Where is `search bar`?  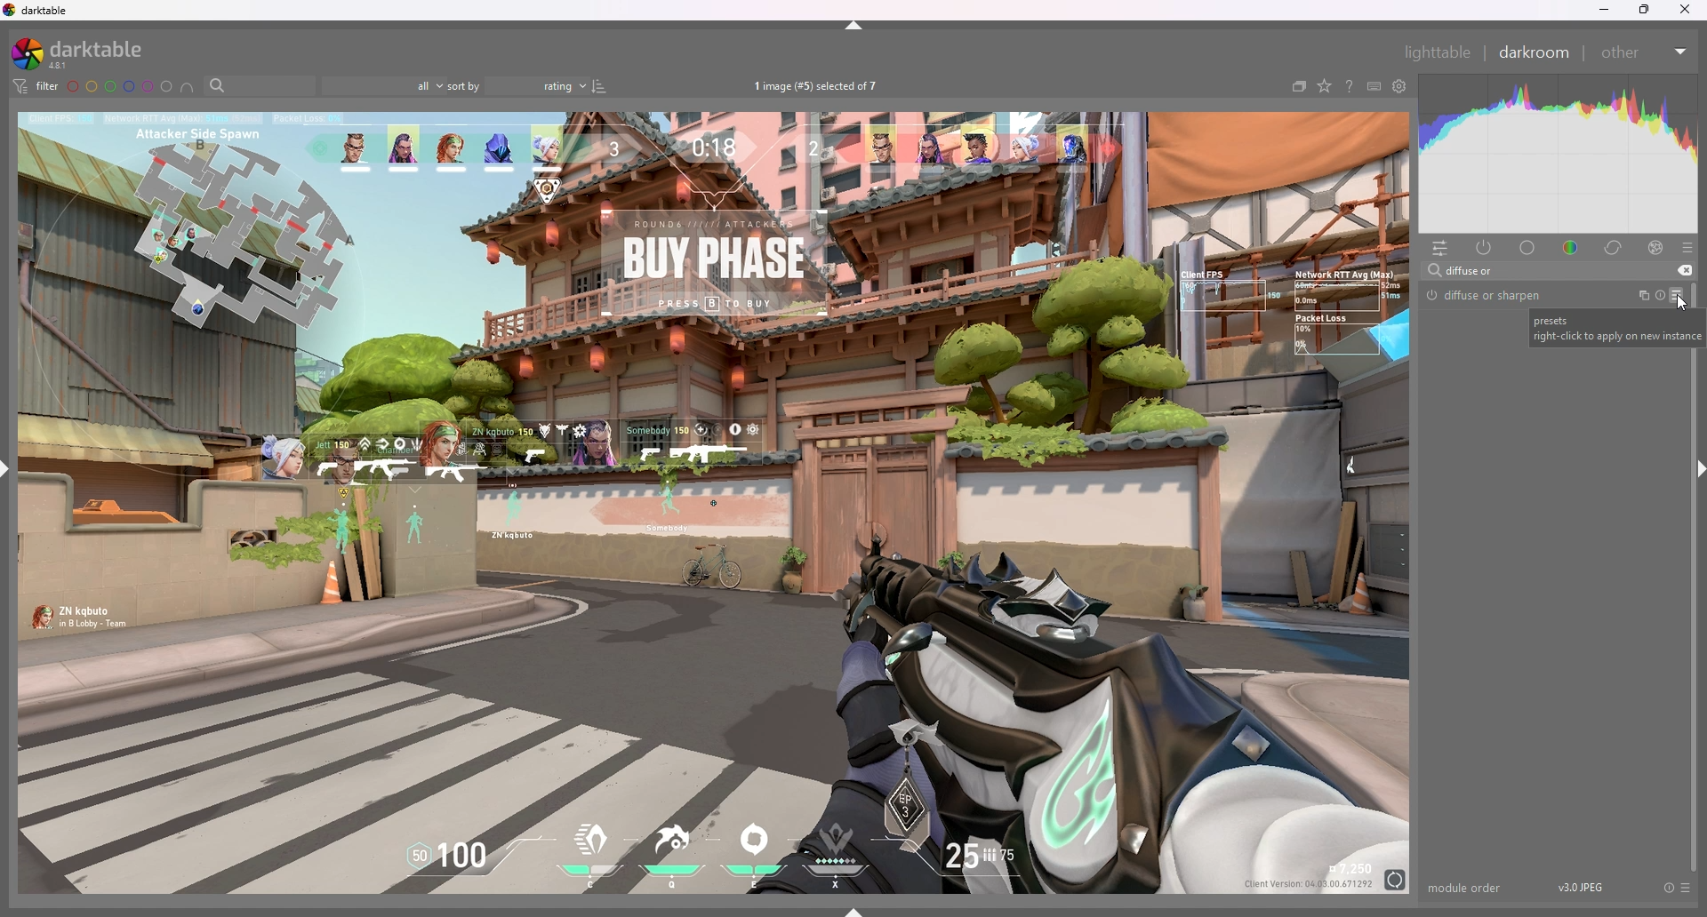
search bar is located at coordinates (260, 85).